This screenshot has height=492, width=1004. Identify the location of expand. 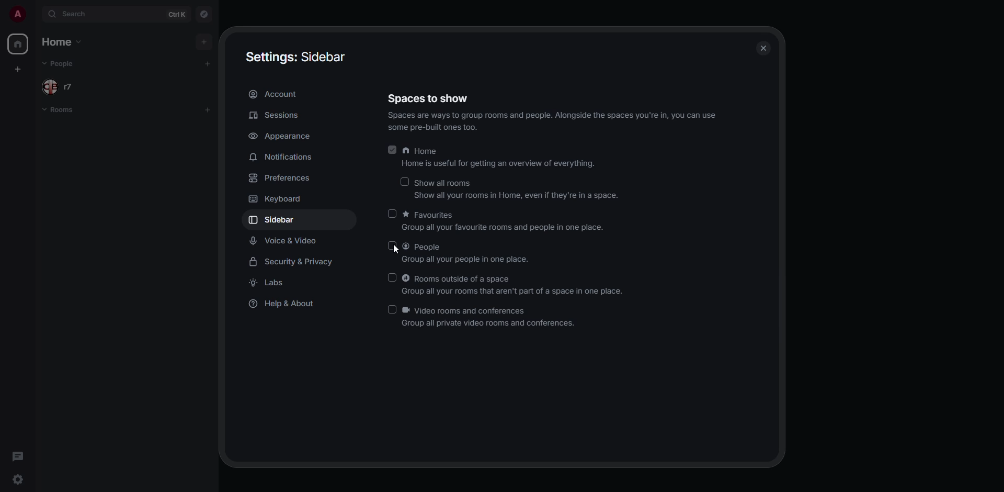
(35, 14).